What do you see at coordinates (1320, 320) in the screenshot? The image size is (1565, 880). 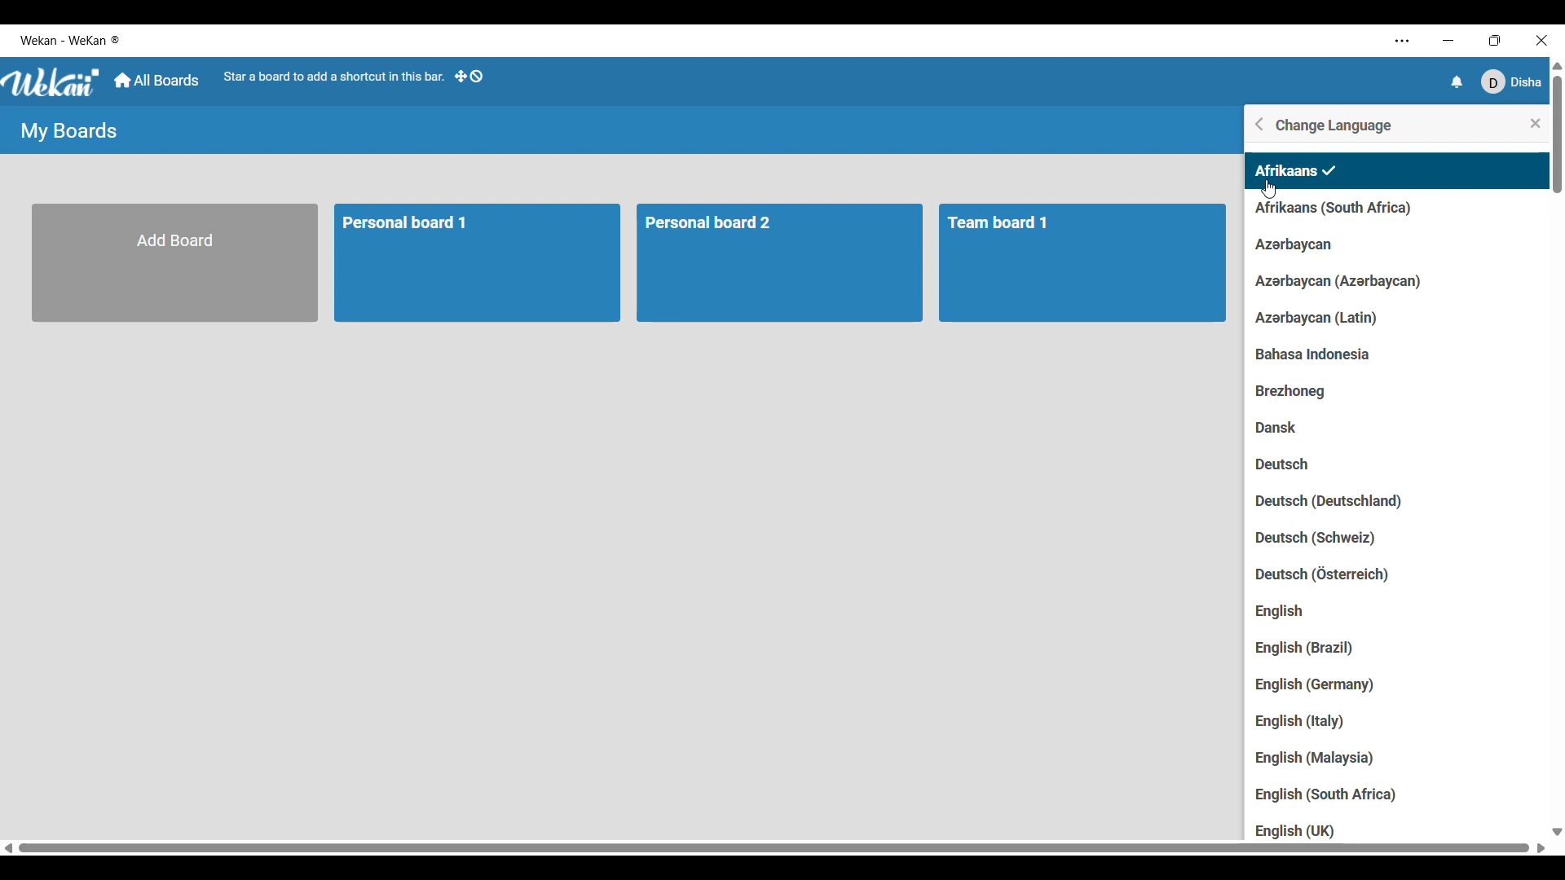 I see `Azarbaycan (Latin)` at bounding box center [1320, 320].